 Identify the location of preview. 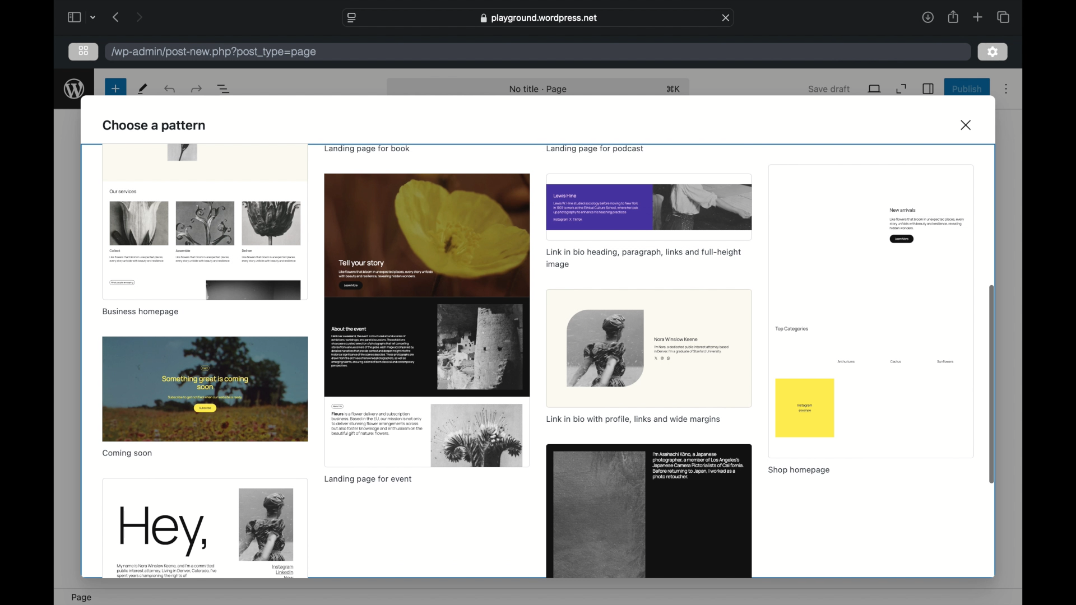
(205, 388).